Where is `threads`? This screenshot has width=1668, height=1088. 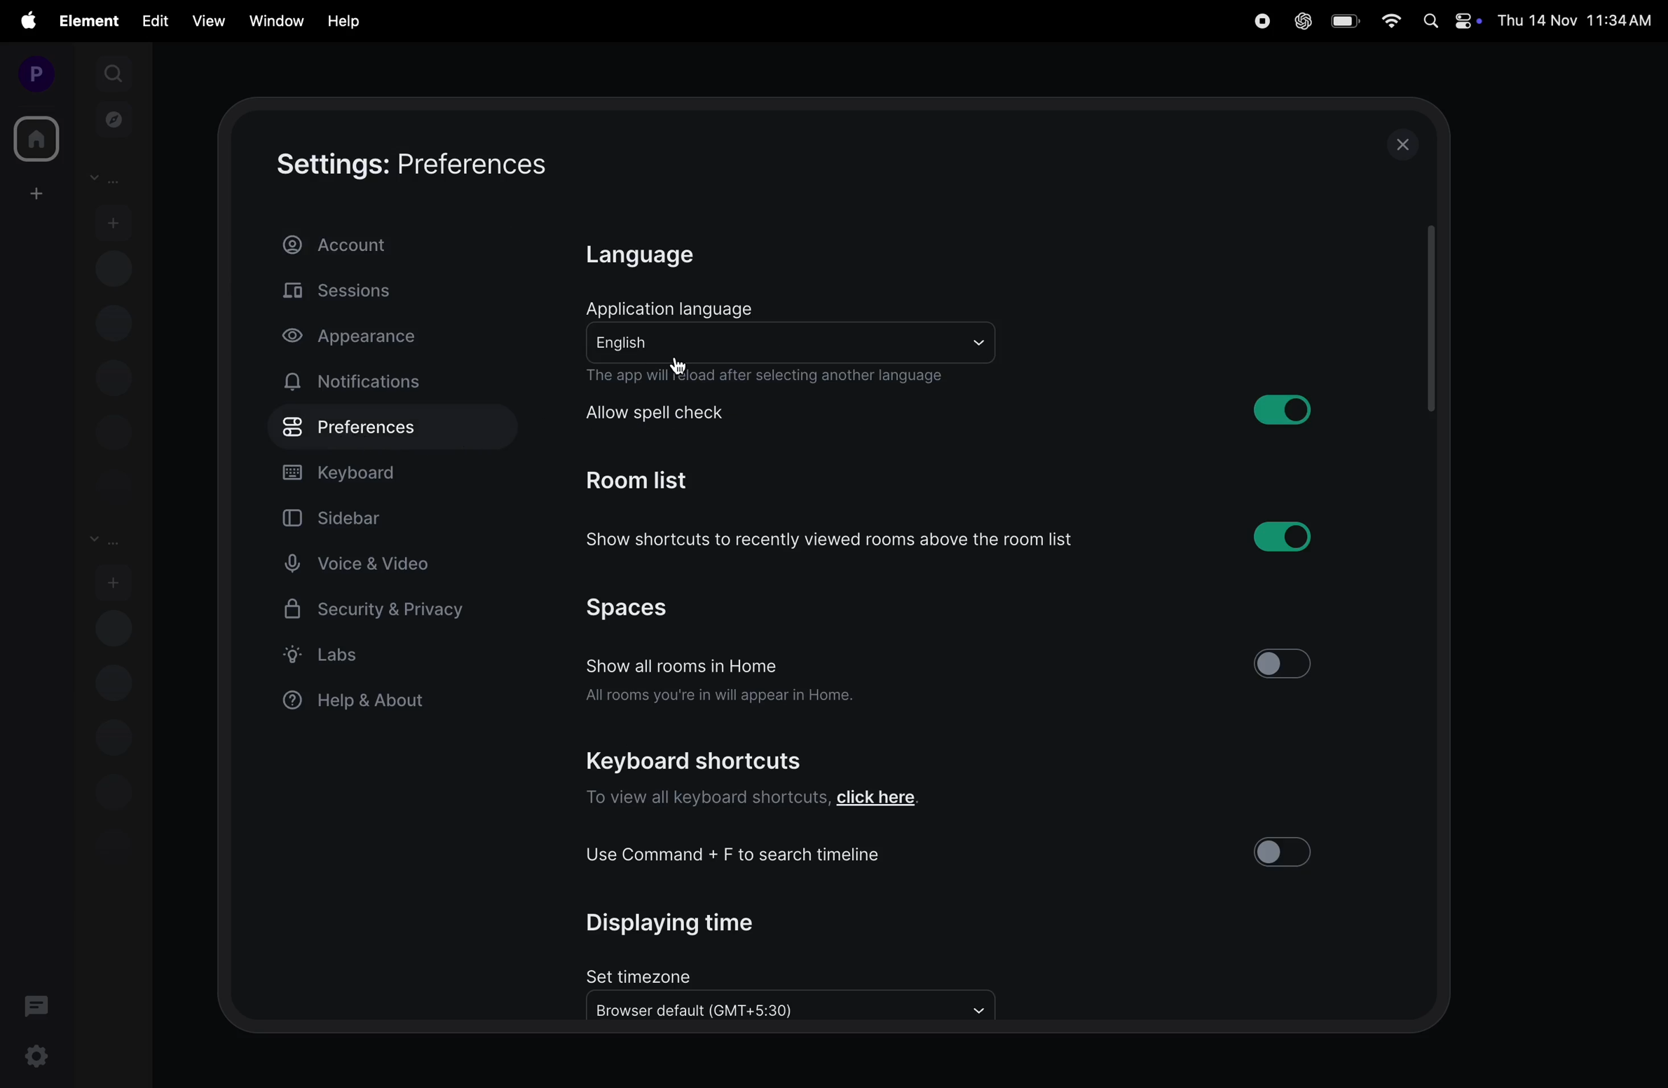
threads is located at coordinates (37, 1002).